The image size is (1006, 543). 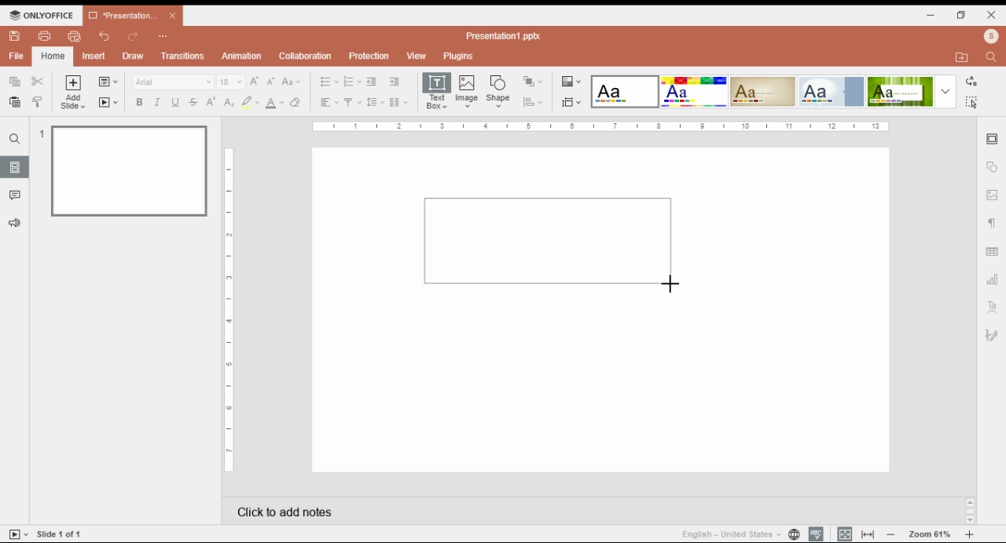 What do you see at coordinates (230, 82) in the screenshot?
I see `font size` at bounding box center [230, 82].